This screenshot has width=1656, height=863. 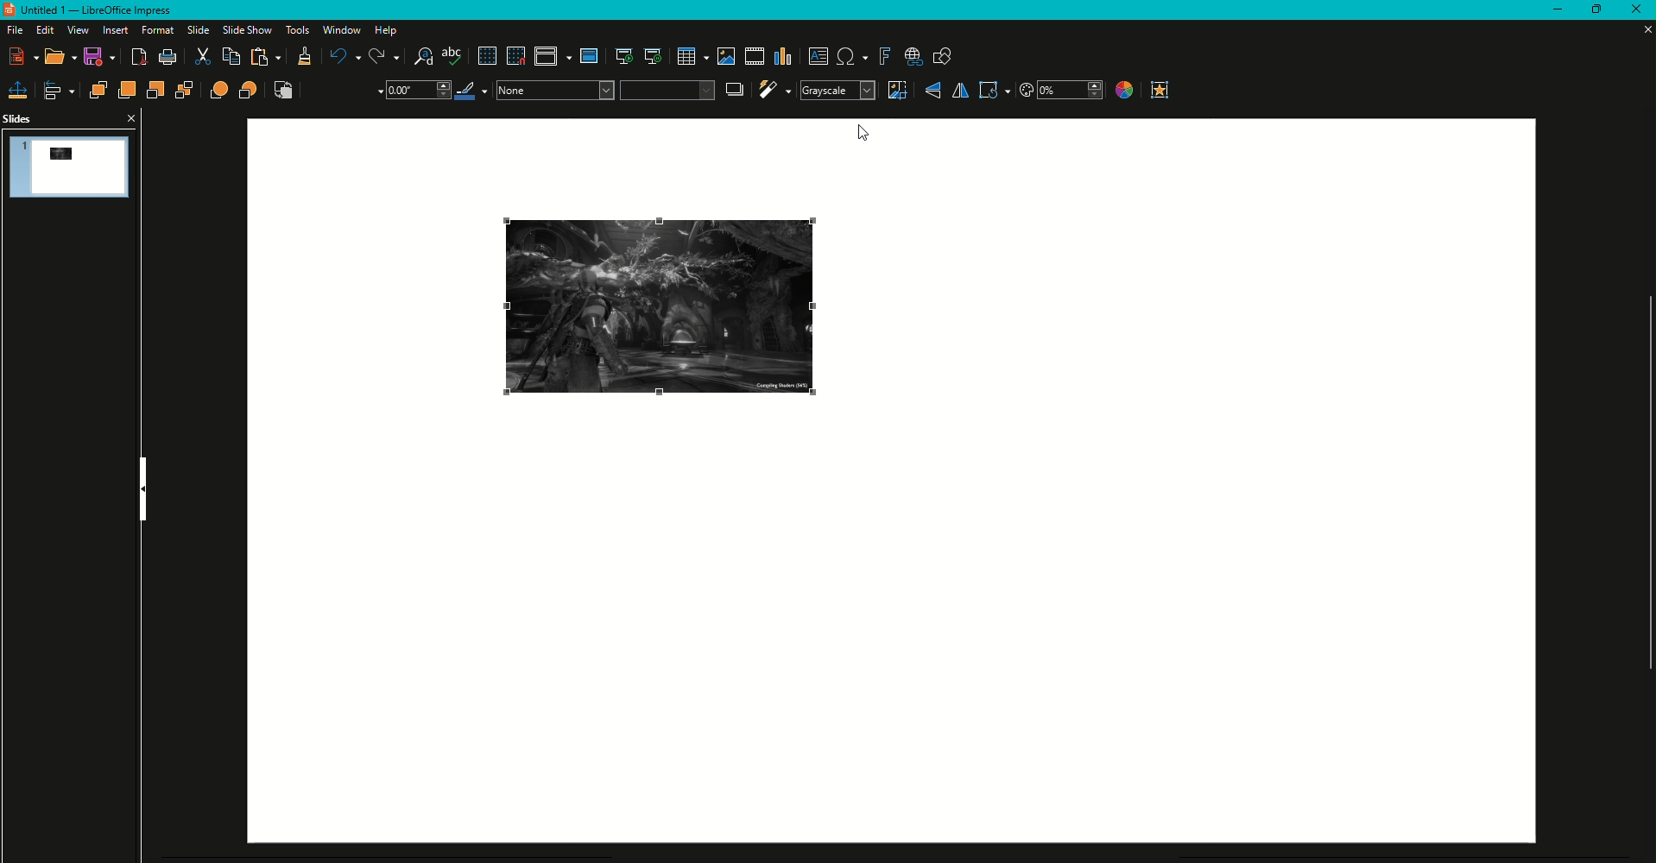 What do you see at coordinates (453, 57) in the screenshot?
I see `Spelling` at bounding box center [453, 57].